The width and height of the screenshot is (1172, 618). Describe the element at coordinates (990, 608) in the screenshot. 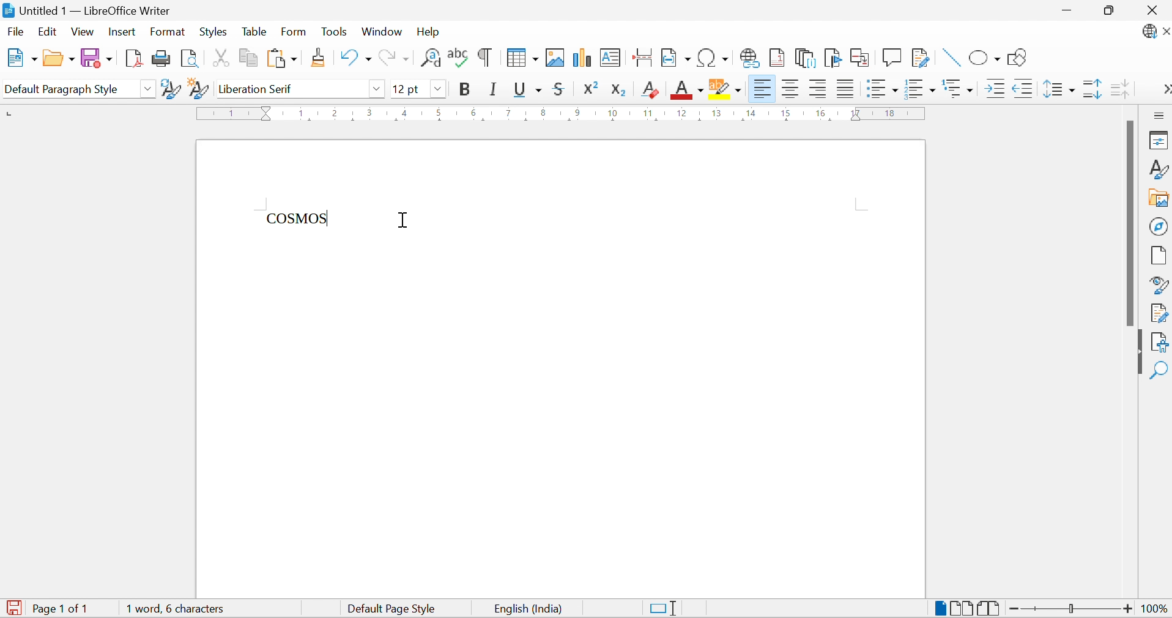

I see `Book View` at that location.